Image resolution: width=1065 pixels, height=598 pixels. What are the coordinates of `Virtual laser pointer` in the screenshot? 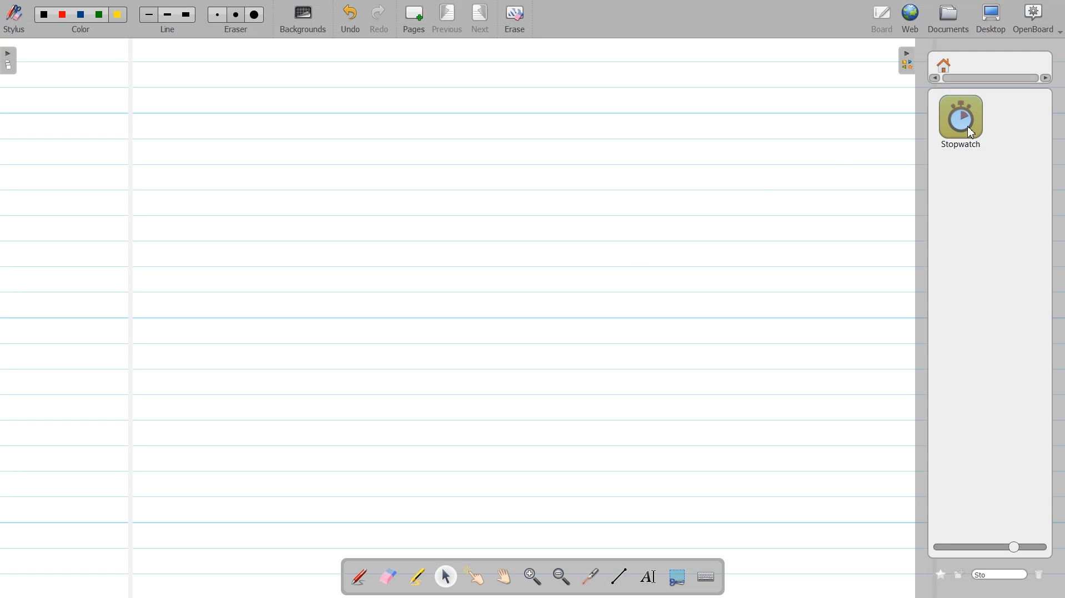 It's located at (590, 577).